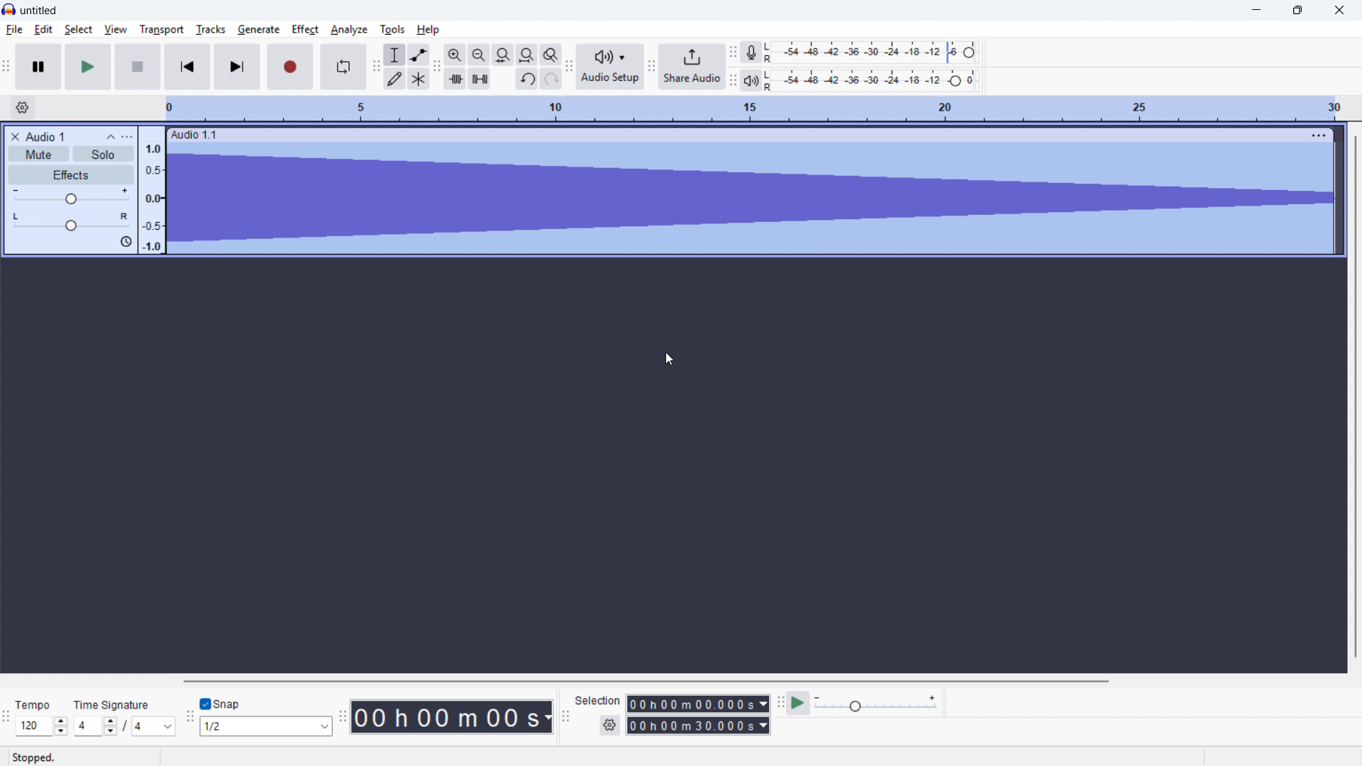 This screenshot has height=766, width=1362. What do you see at coordinates (113, 704) in the screenshot?
I see `Time signature` at bounding box center [113, 704].